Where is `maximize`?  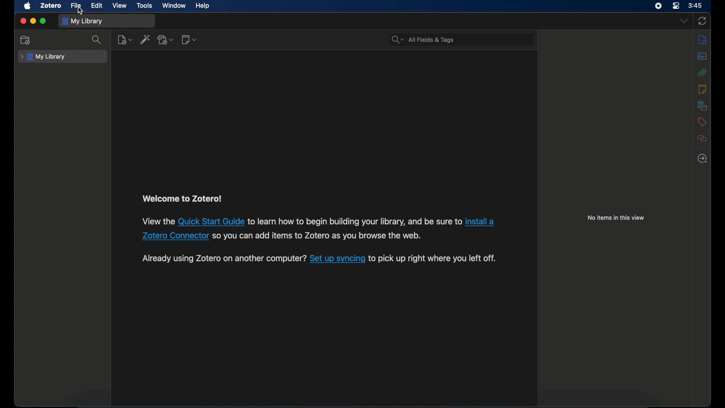
maximize is located at coordinates (44, 21).